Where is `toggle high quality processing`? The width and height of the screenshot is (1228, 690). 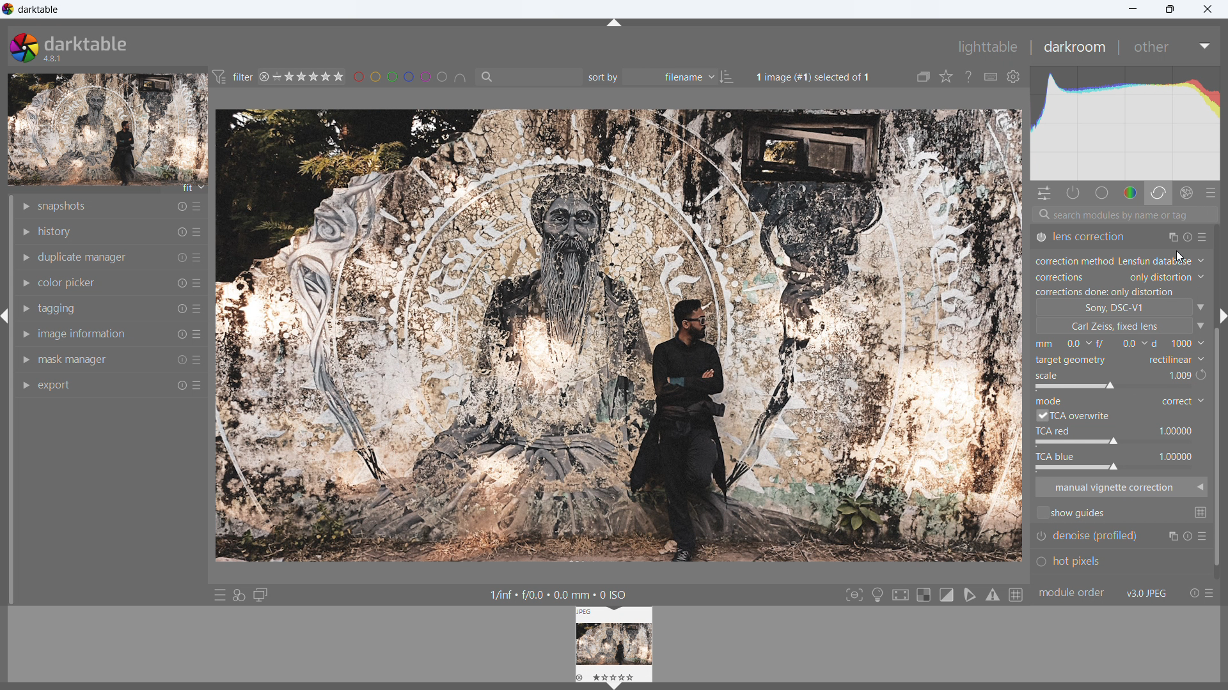 toggle high quality processing is located at coordinates (901, 595).